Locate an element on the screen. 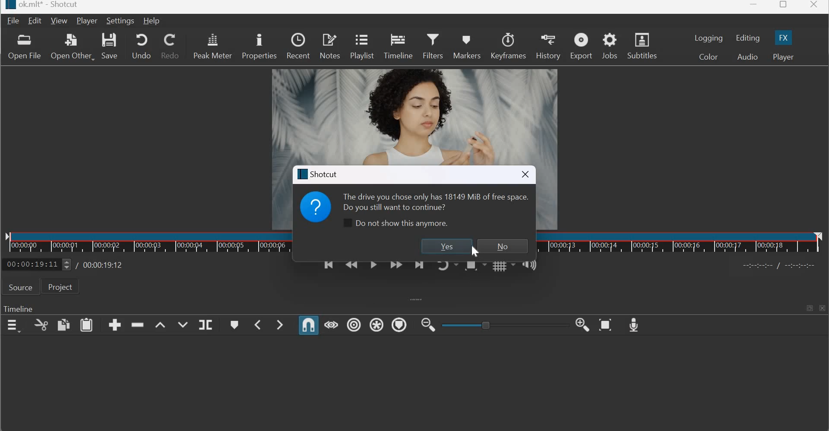  Export is located at coordinates (581, 46).